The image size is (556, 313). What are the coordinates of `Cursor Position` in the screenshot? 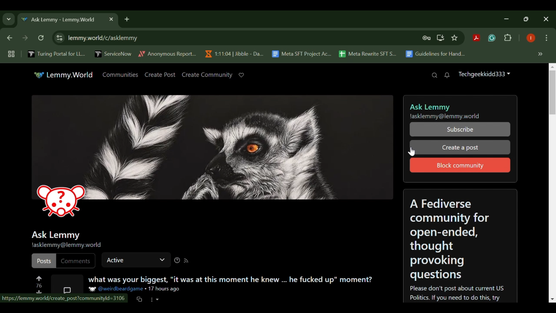 It's located at (414, 150).